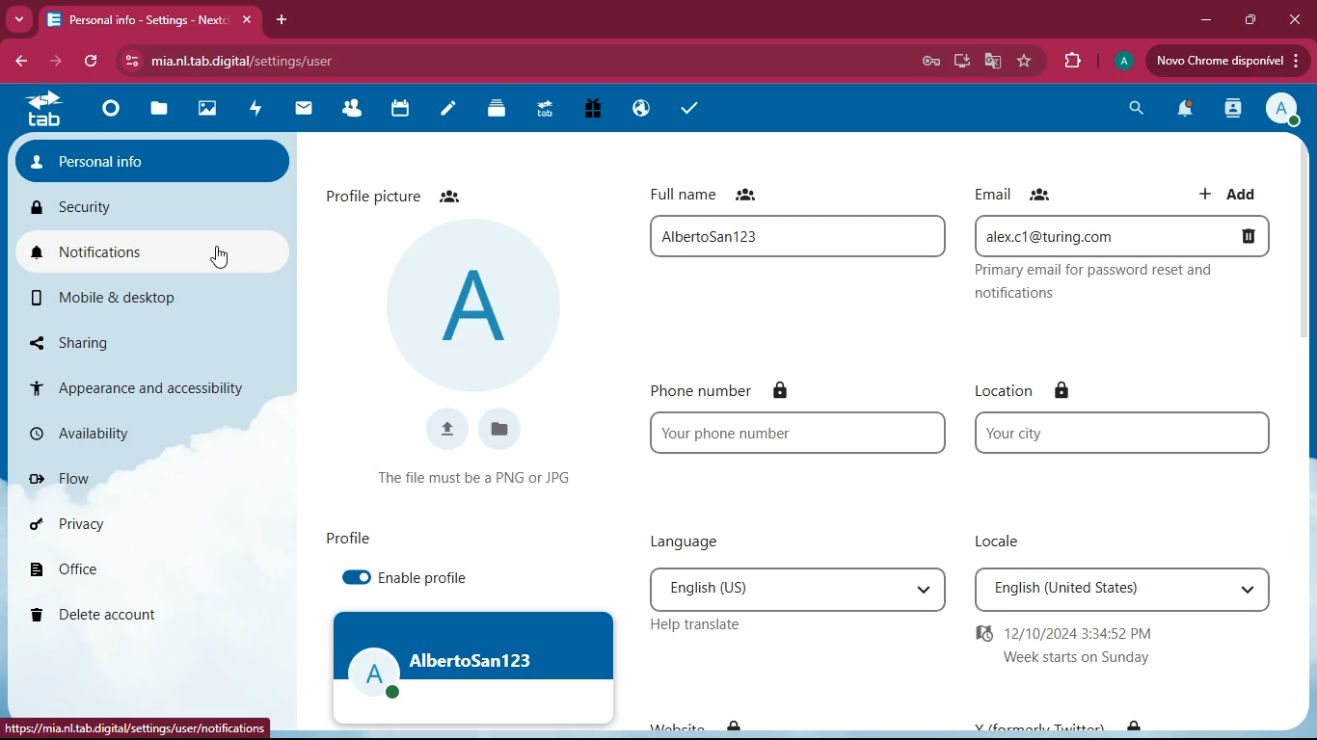 This screenshot has width=1317, height=740. Describe the element at coordinates (223, 256) in the screenshot. I see `cursor` at that location.